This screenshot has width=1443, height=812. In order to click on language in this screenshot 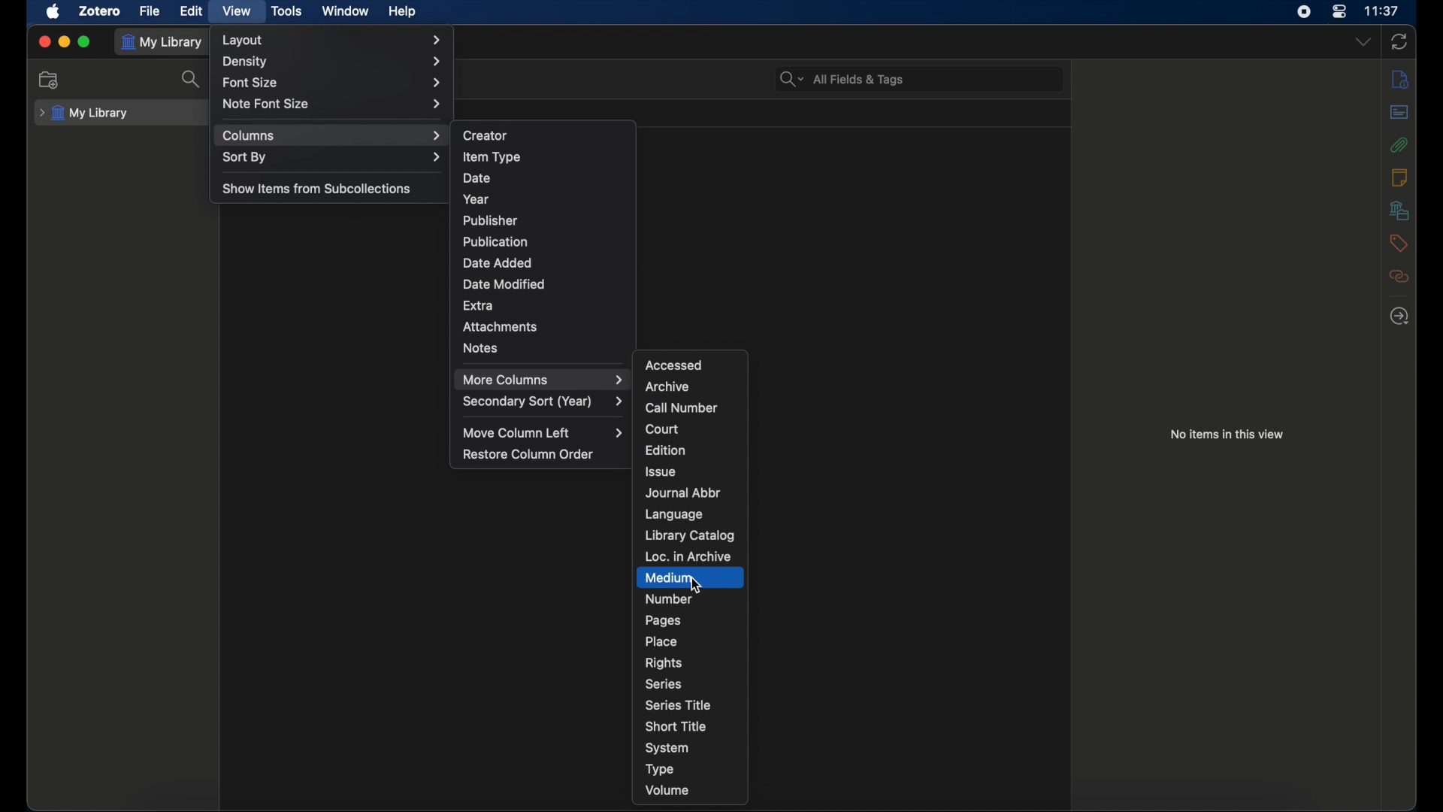, I will do `click(673, 514)`.